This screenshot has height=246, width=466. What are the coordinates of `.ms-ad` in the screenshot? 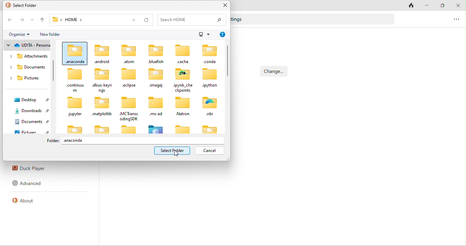 It's located at (155, 107).